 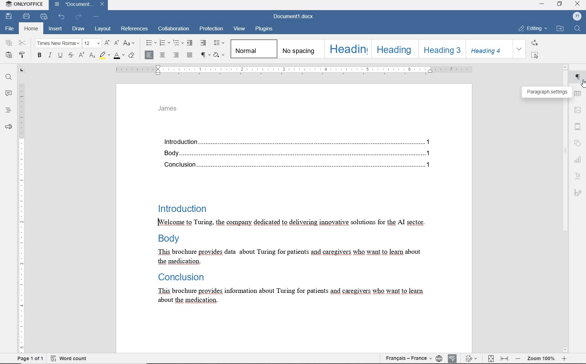 What do you see at coordinates (294, 17) in the screenshot?
I see `document name` at bounding box center [294, 17].